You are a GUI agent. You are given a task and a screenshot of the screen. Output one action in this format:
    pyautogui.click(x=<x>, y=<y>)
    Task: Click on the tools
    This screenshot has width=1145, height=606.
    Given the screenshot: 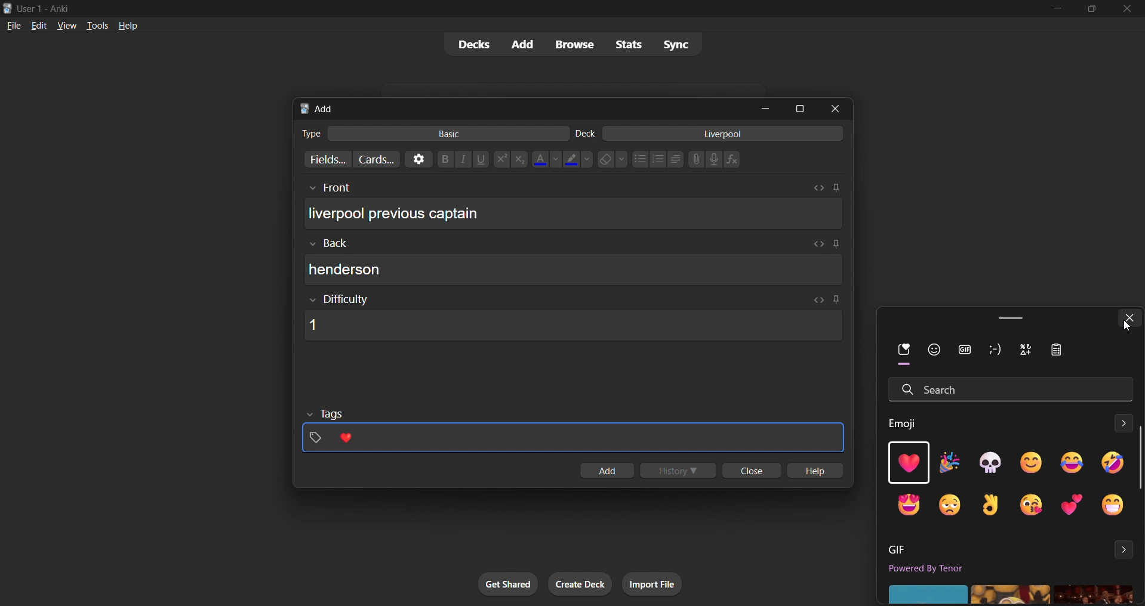 What is the action you would take?
    pyautogui.click(x=97, y=25)
    